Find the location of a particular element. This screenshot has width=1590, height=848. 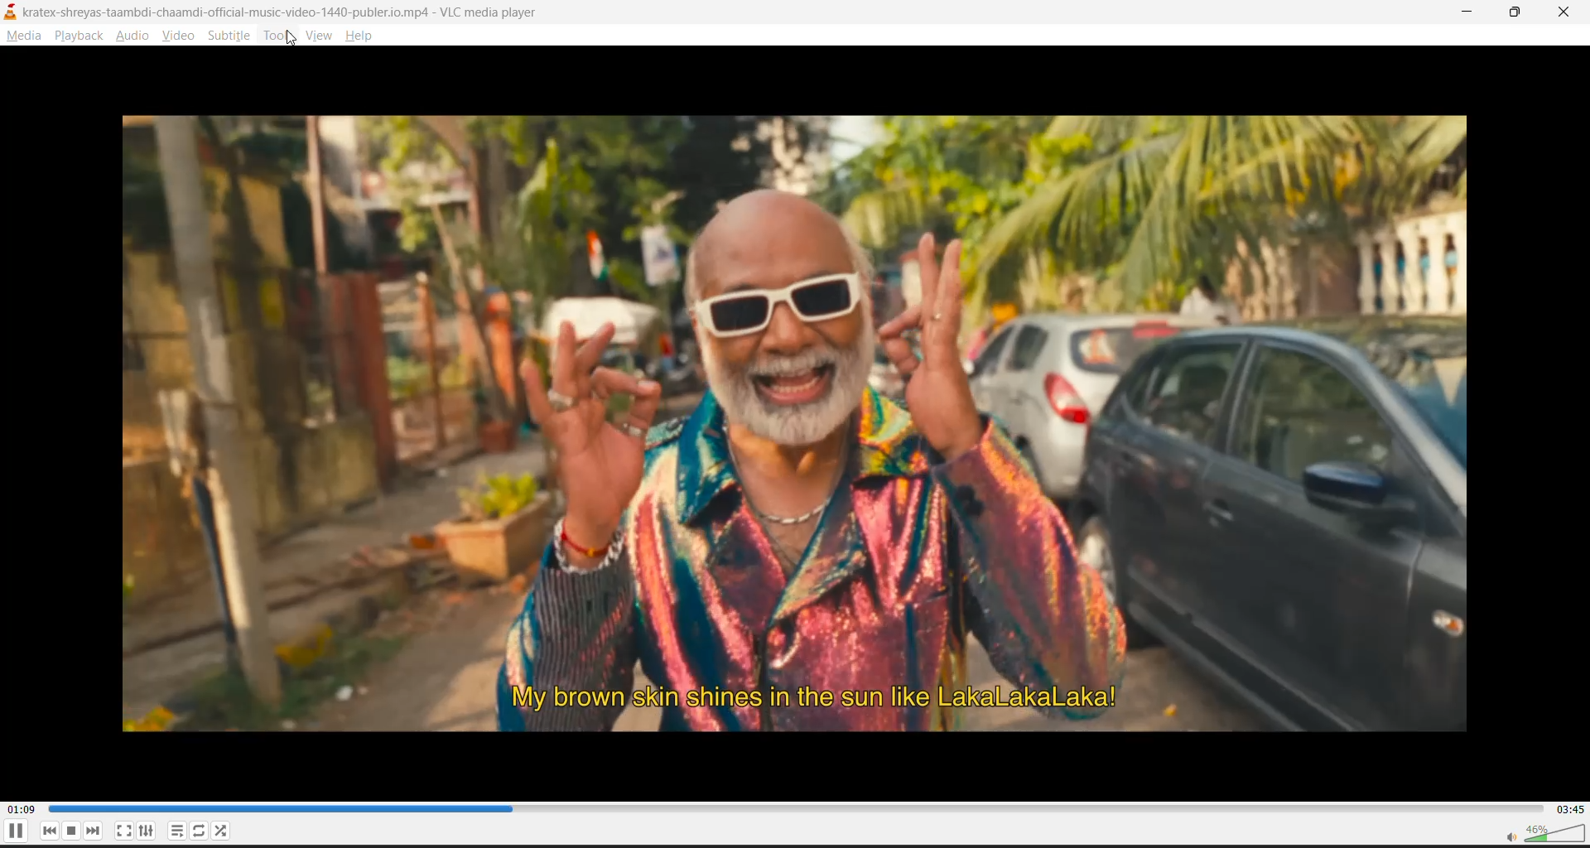

loop is located at coordinates (200, 831).